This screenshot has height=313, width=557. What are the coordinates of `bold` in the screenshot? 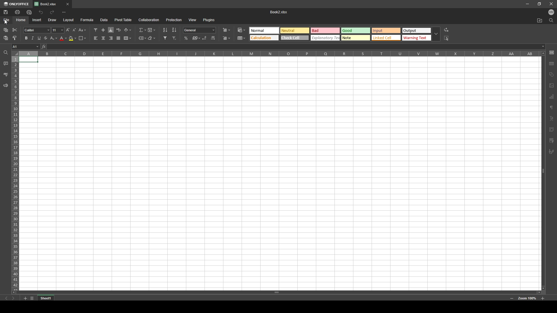 It's located at (25, 38).